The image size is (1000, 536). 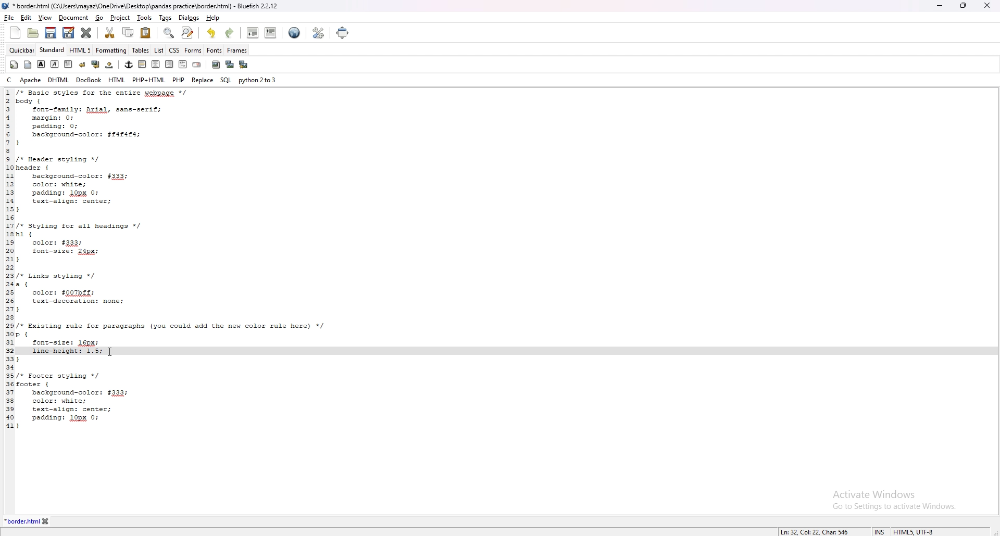 What do you see at coordinates (21, 520) in the screenshot?
I see `tab` at bounding box center [21, 520].